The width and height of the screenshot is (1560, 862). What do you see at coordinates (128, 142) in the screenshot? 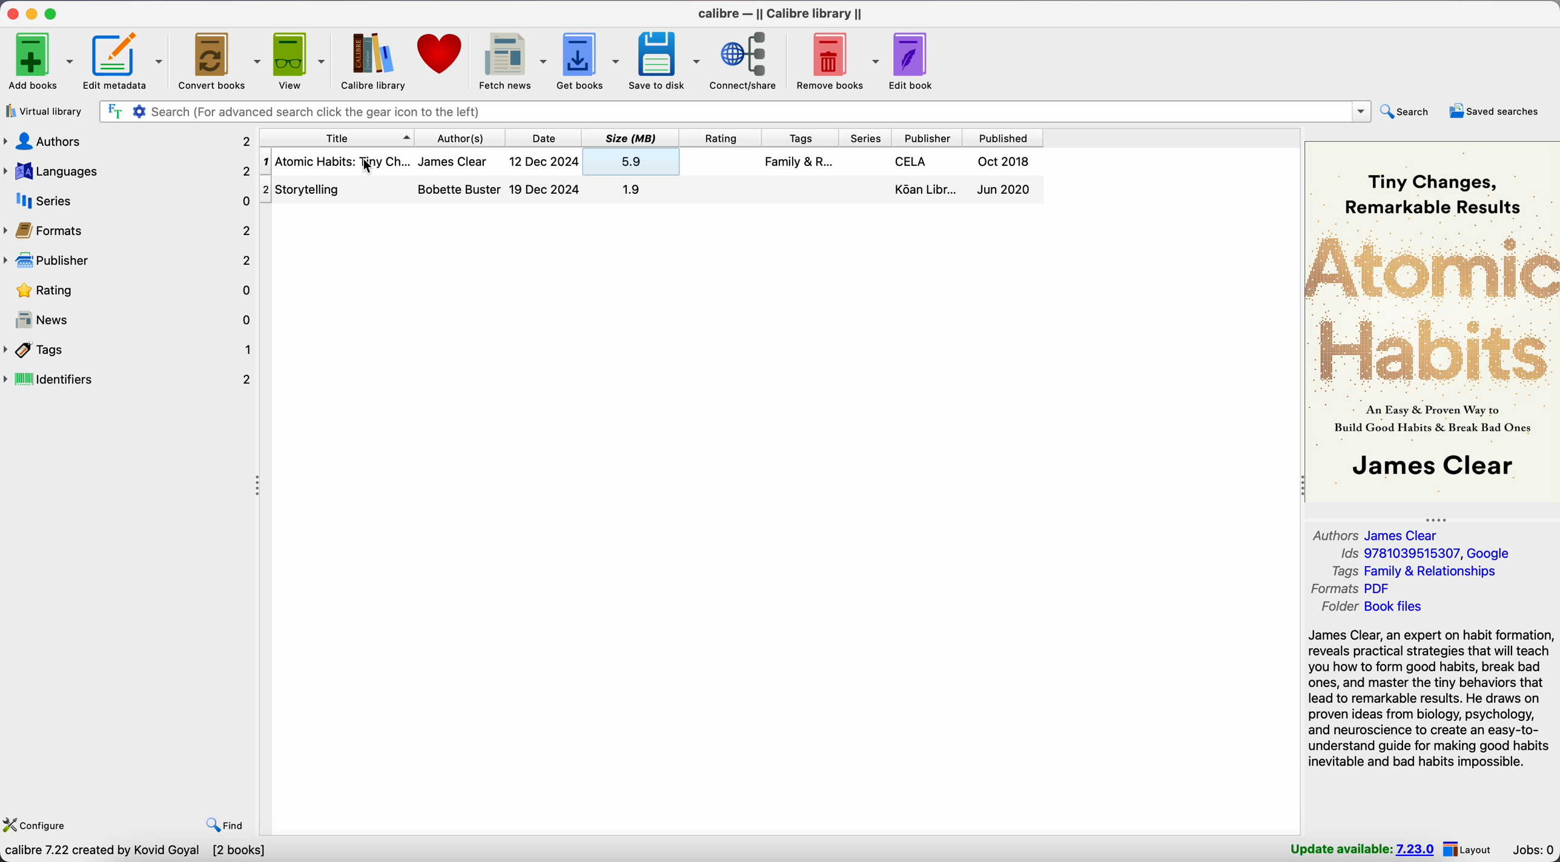
I see `authors` at bounding box center [128, 142].